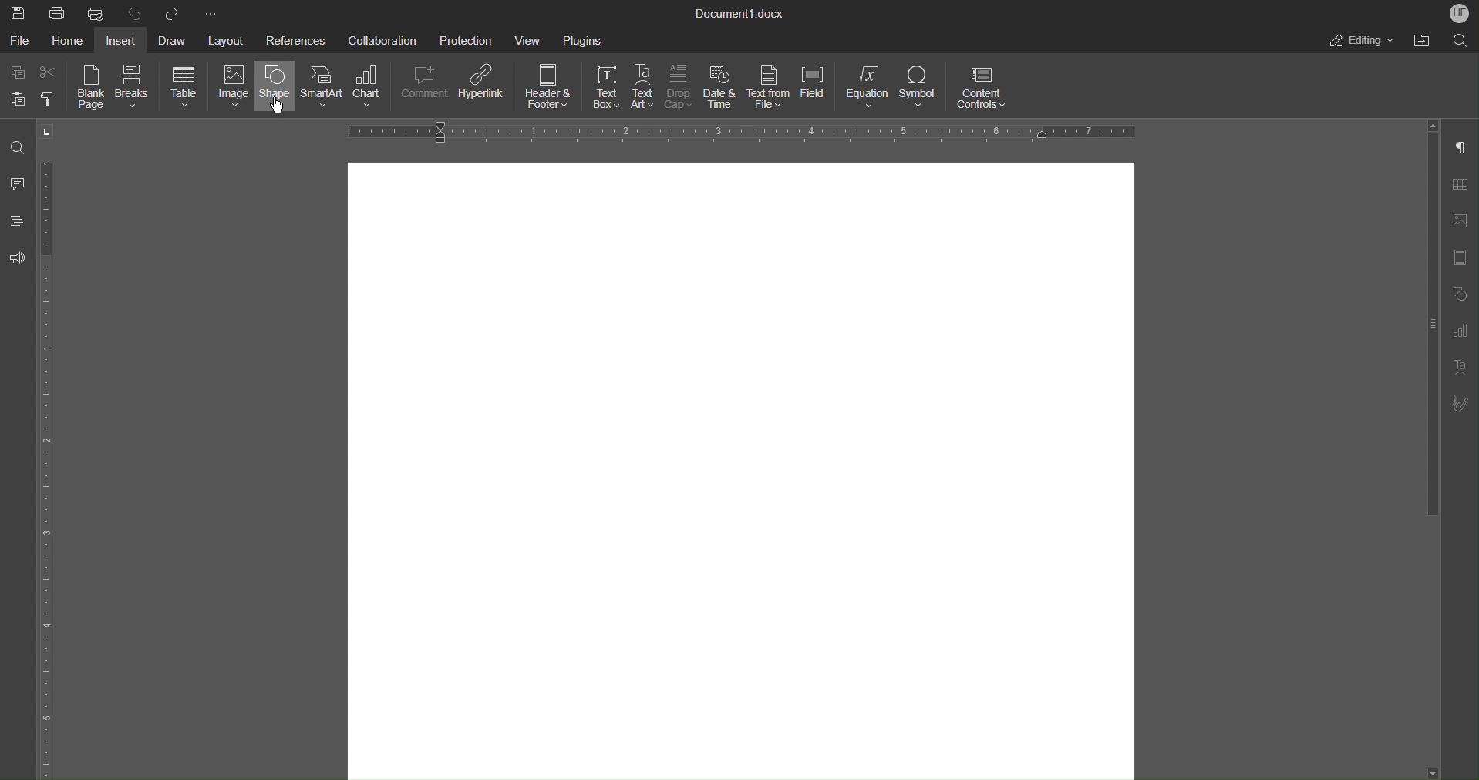  I want to click on Protection, so click(467, 39).